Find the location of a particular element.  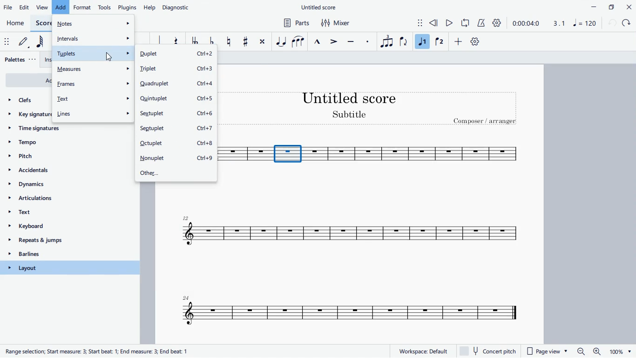

plugins is located at coordinates (128, 7).